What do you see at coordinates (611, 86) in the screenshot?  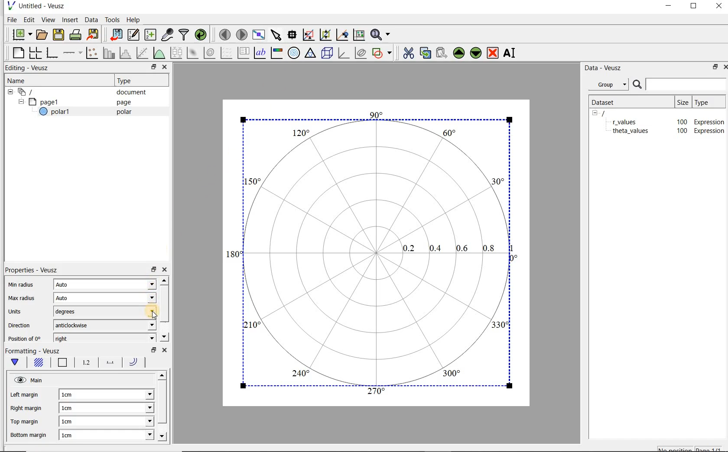 I see `Group` at bounding box center [611, 86].